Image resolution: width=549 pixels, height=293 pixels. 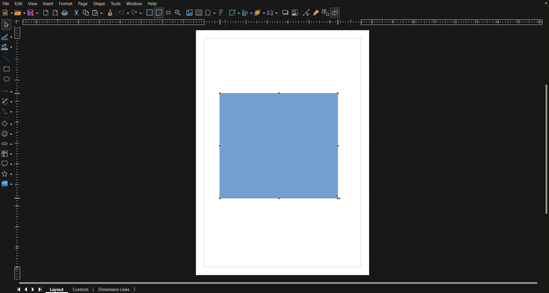 I want to click on Connectors, so click(x=7, y=112).